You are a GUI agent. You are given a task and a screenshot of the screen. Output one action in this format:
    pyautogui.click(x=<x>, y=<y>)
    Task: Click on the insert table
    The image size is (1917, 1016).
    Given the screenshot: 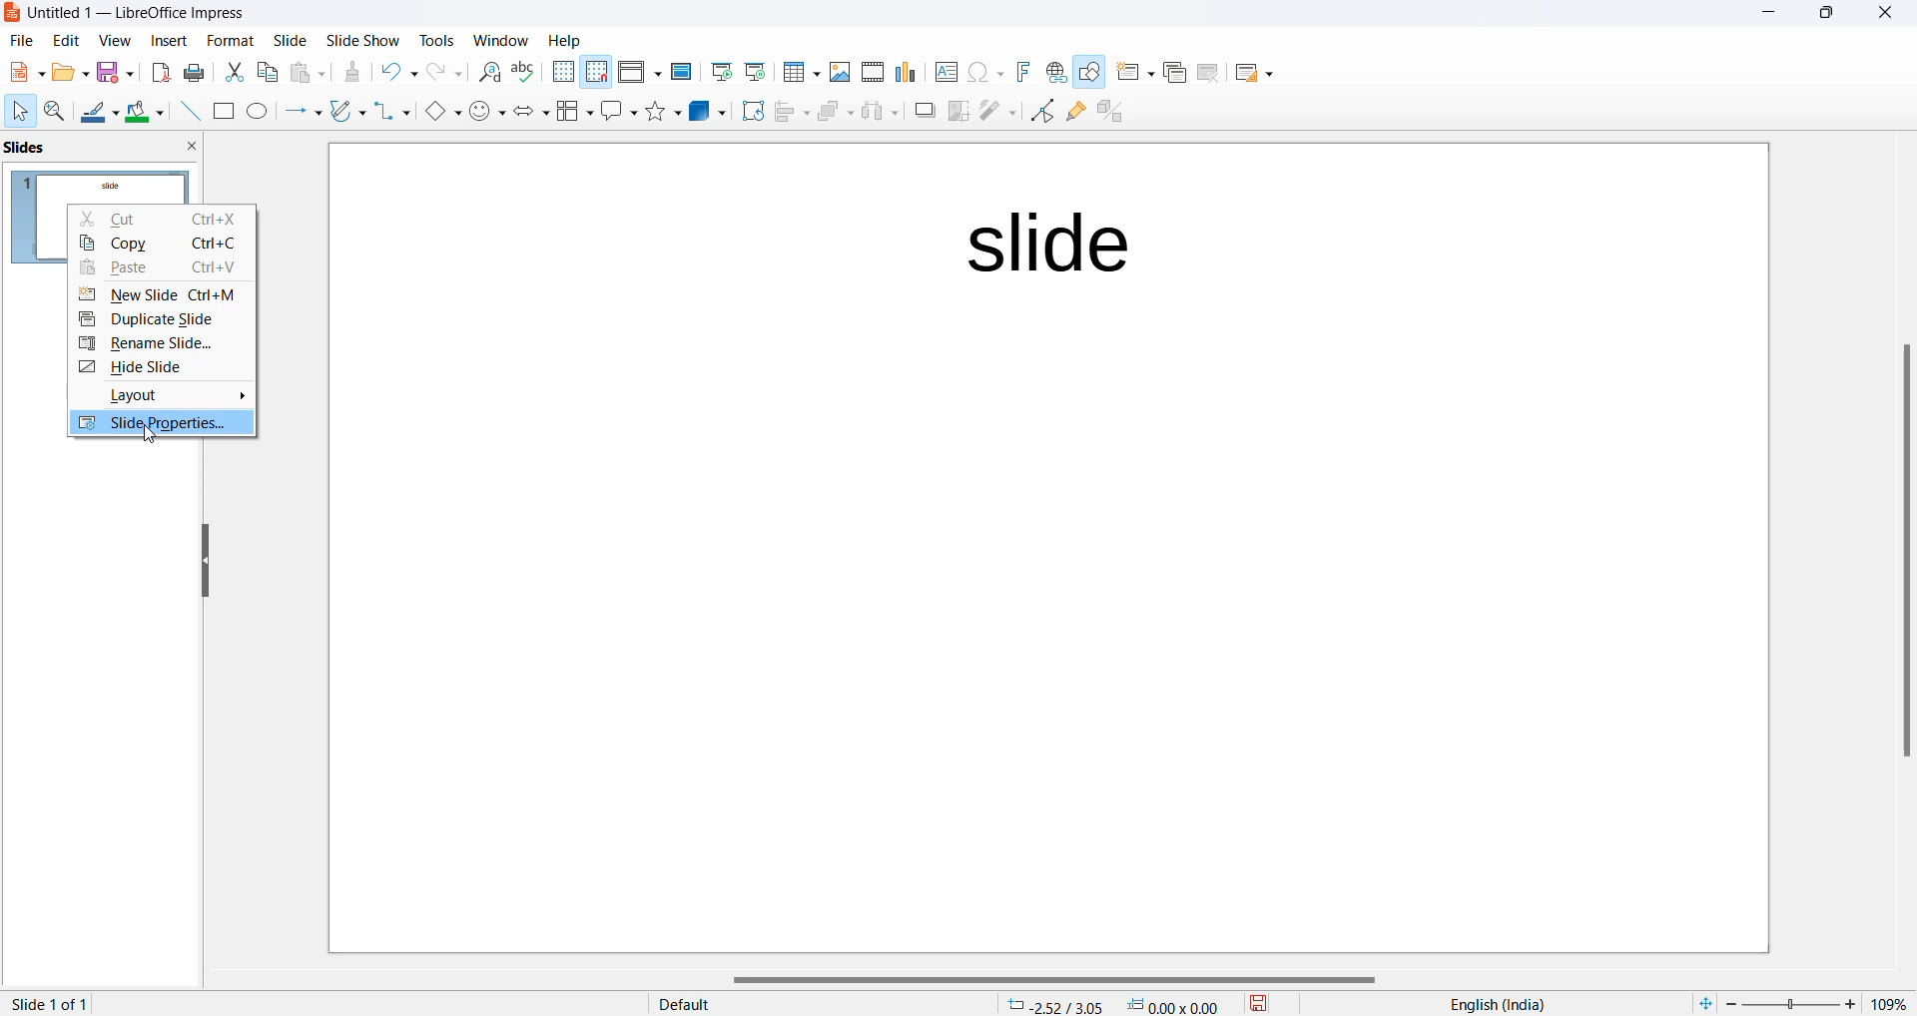 What is the action you would take?
    pyautogui.click(x=800, y=72)
    